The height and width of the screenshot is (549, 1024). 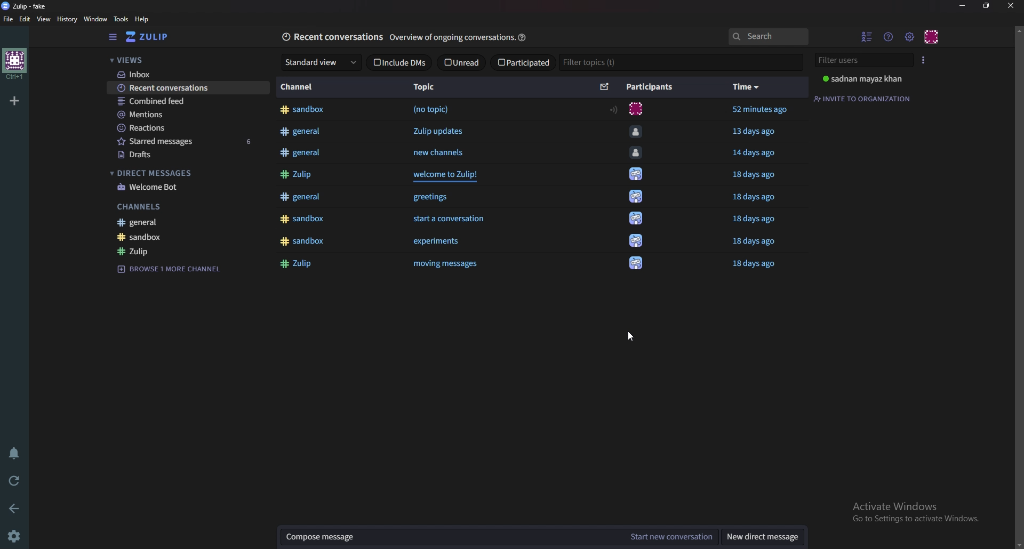 I want to click on search, so click(x=767, y=36).